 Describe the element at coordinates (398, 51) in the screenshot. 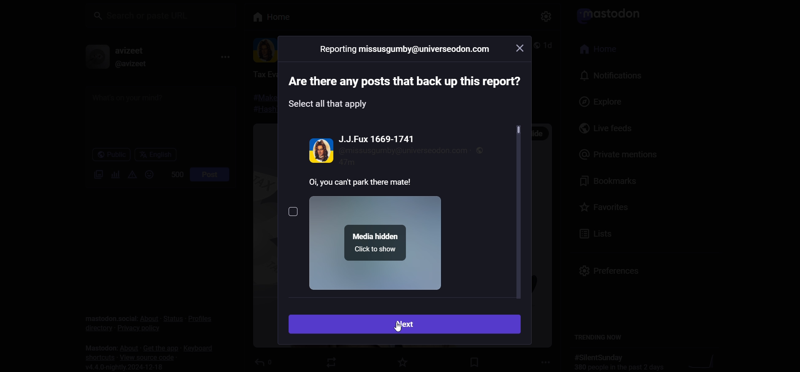

I see `reporting ID` at that location.